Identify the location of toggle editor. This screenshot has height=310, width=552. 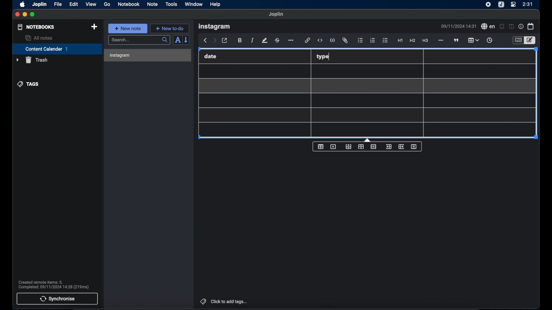
(517, 40).